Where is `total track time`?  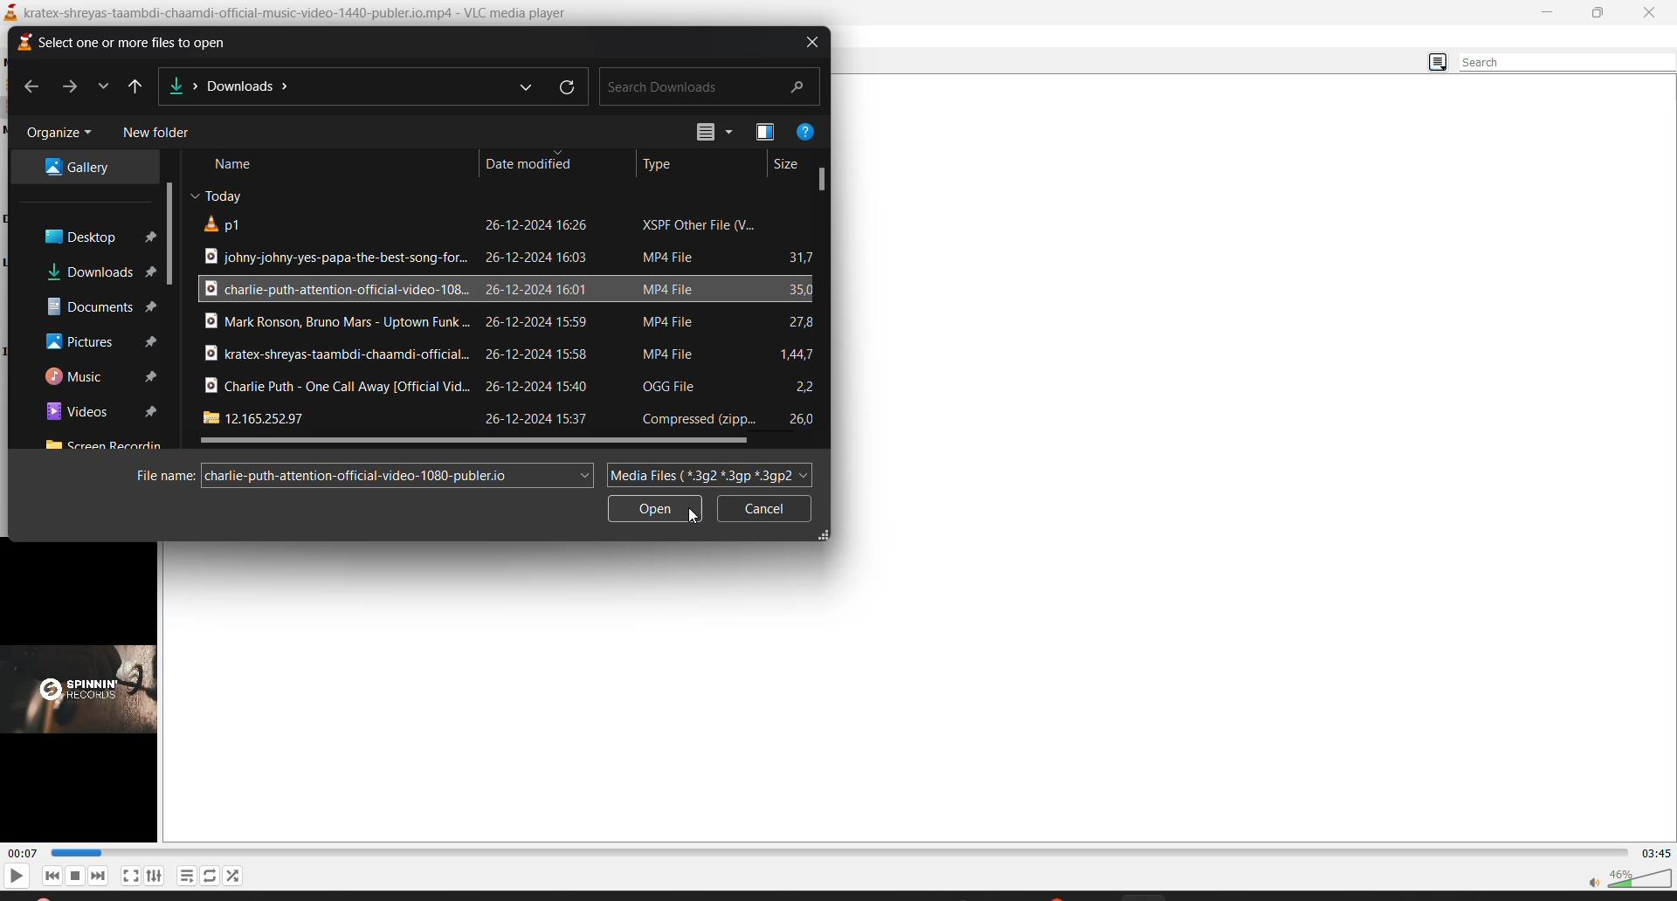 total track time is located at coordinates (1658, 854).